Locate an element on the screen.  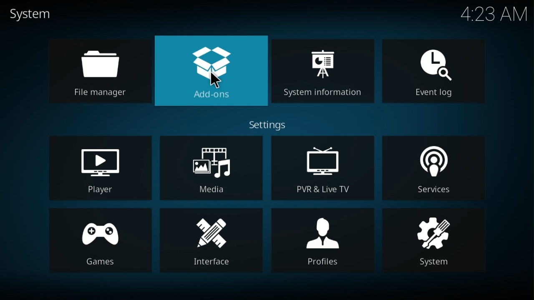
Services is located at coordinates (433, 168).